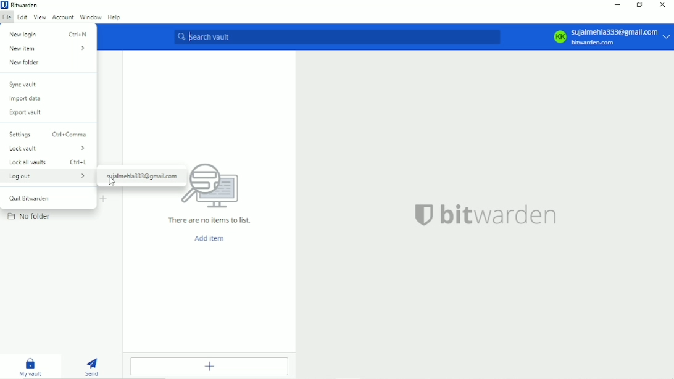  Describe the element at coordinates (500, 215) in the screenshot. I see `bitwarden` at that location.